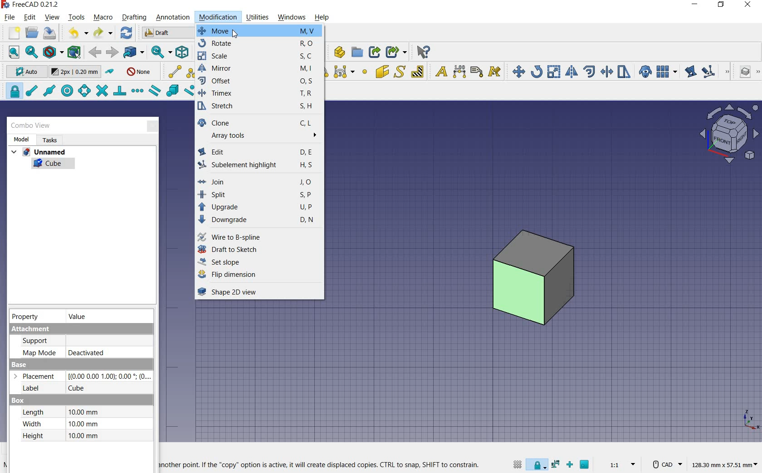  I want to click on cube, so click(53, 165).